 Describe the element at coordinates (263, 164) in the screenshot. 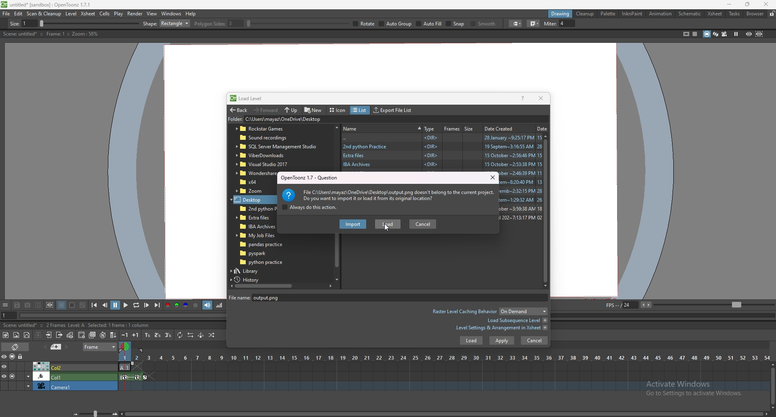

I see `folder` at that location.